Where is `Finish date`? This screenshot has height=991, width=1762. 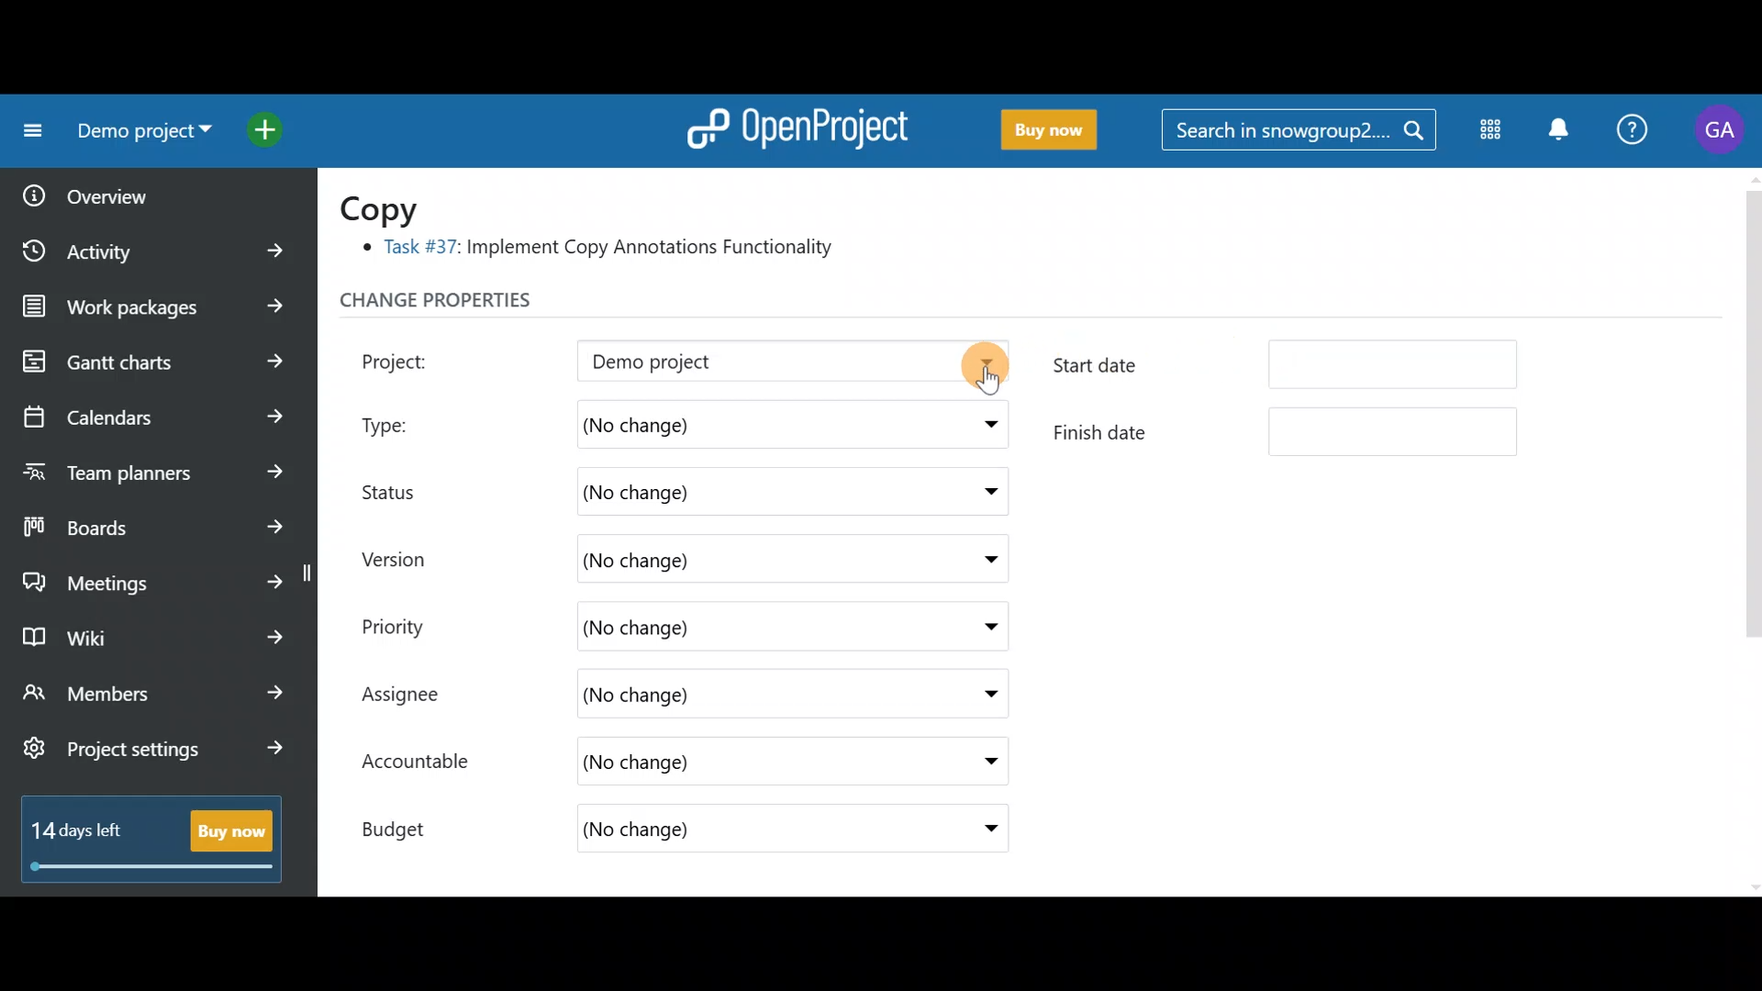
Finish date is located at coordinates (1287, 431).